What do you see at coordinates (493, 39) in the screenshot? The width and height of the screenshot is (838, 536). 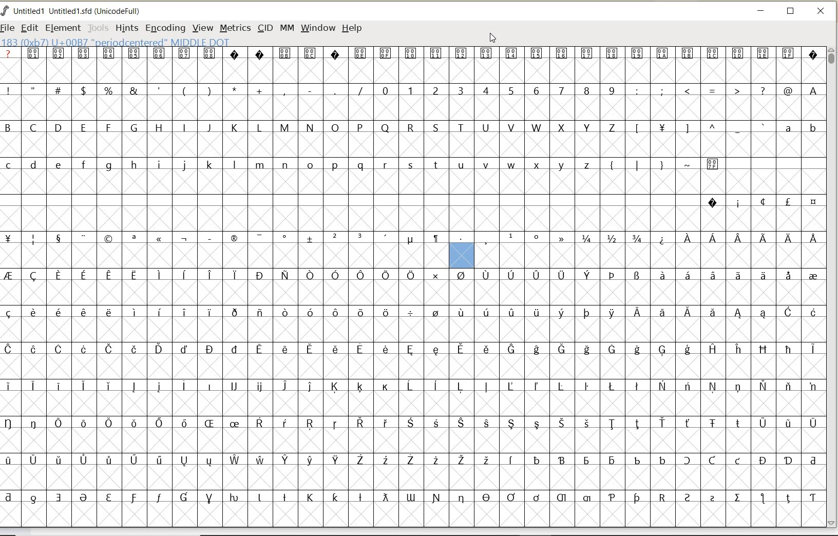 I see `CURSOR` at bounding box center [493, 39].